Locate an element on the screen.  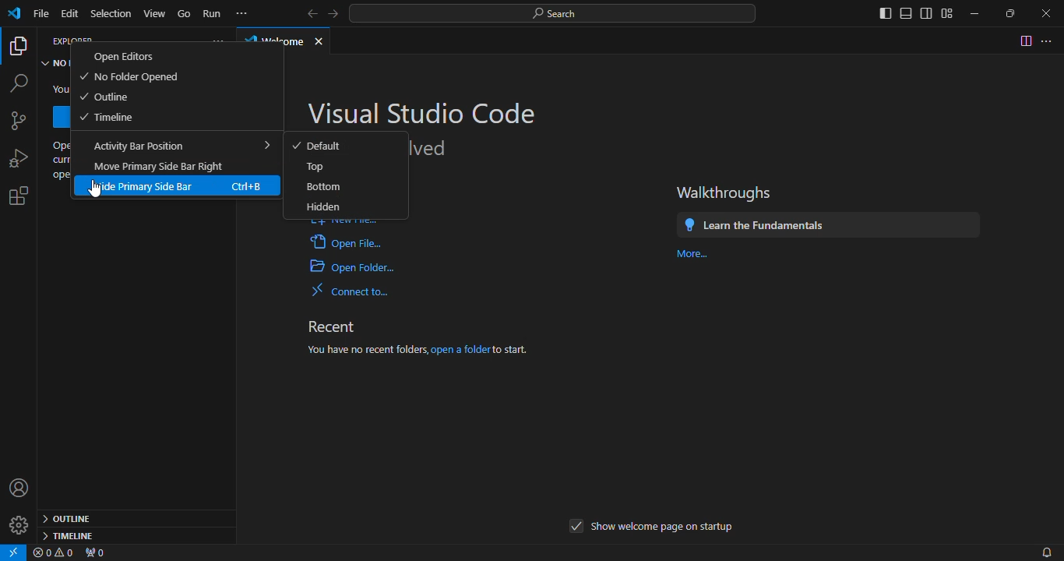
close is located at coordinates (325, 38).